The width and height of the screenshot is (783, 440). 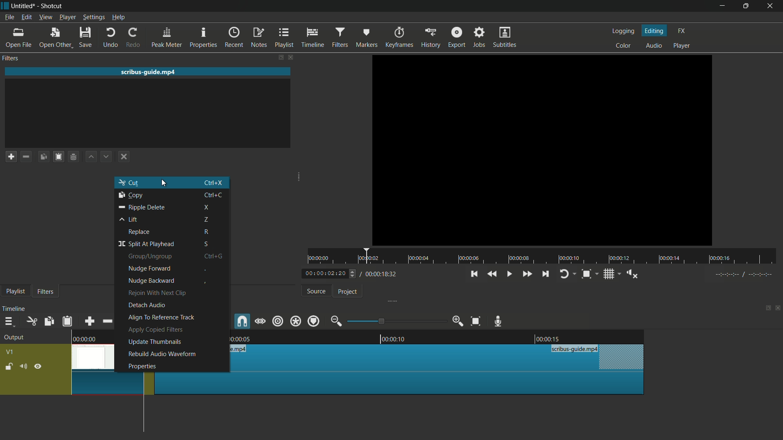 What do you see at coordinates (234, 37) in the screenshot?
I see `recent` at bounding box center [234, 37].